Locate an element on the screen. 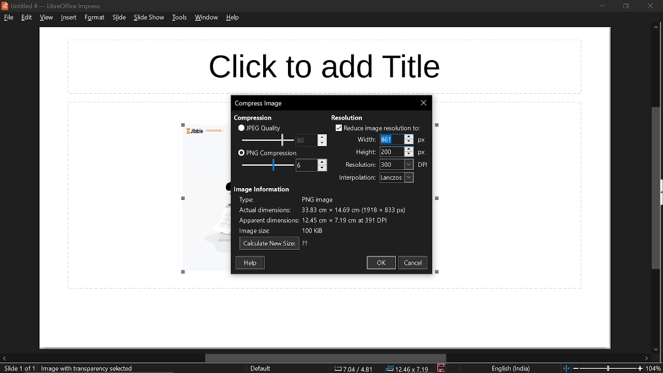  save is located at coordinates (441, 368).